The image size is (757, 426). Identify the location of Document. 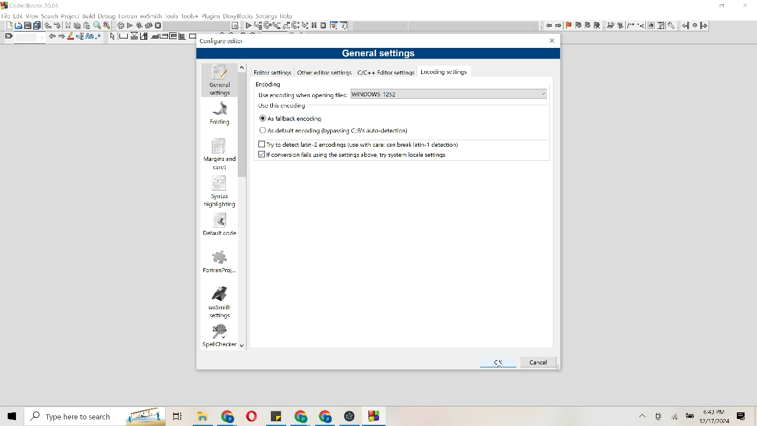
(8, 25).